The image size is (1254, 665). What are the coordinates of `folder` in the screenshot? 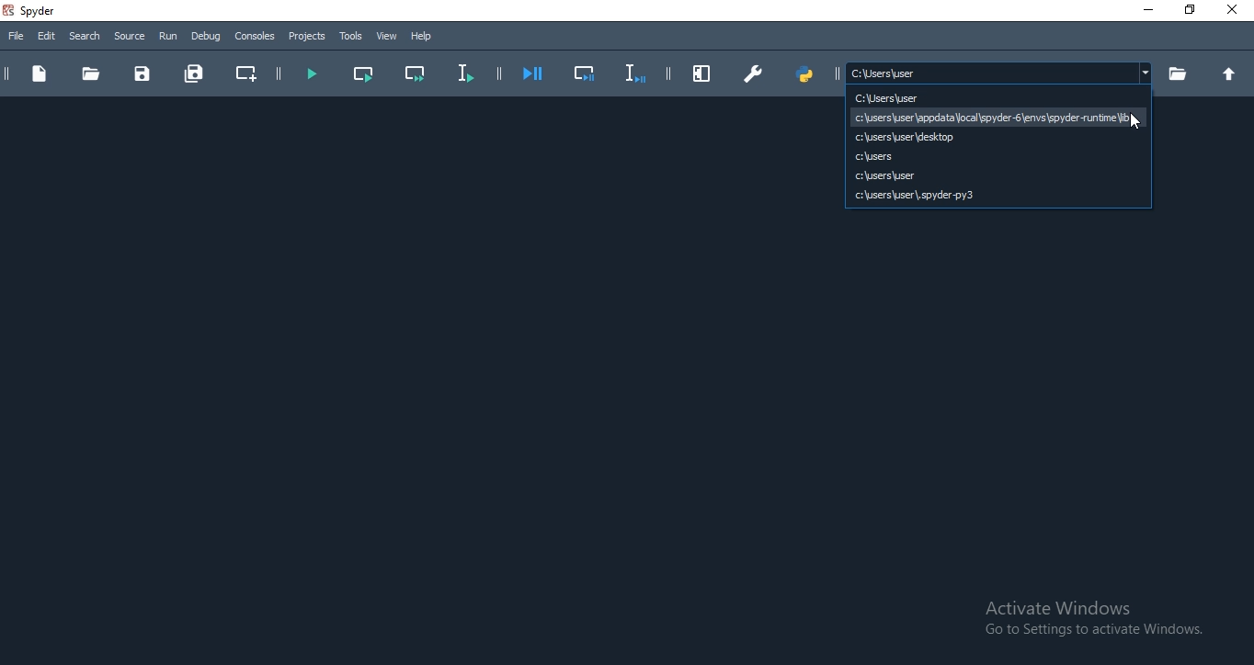 It's located at (1176, 73).